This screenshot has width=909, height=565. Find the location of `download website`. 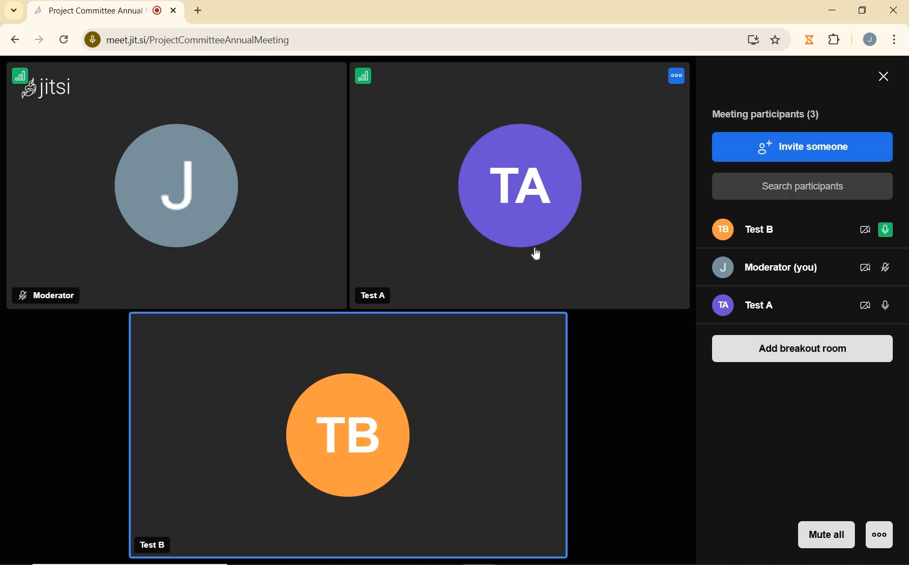

download website is located at coordinates (754, 39).